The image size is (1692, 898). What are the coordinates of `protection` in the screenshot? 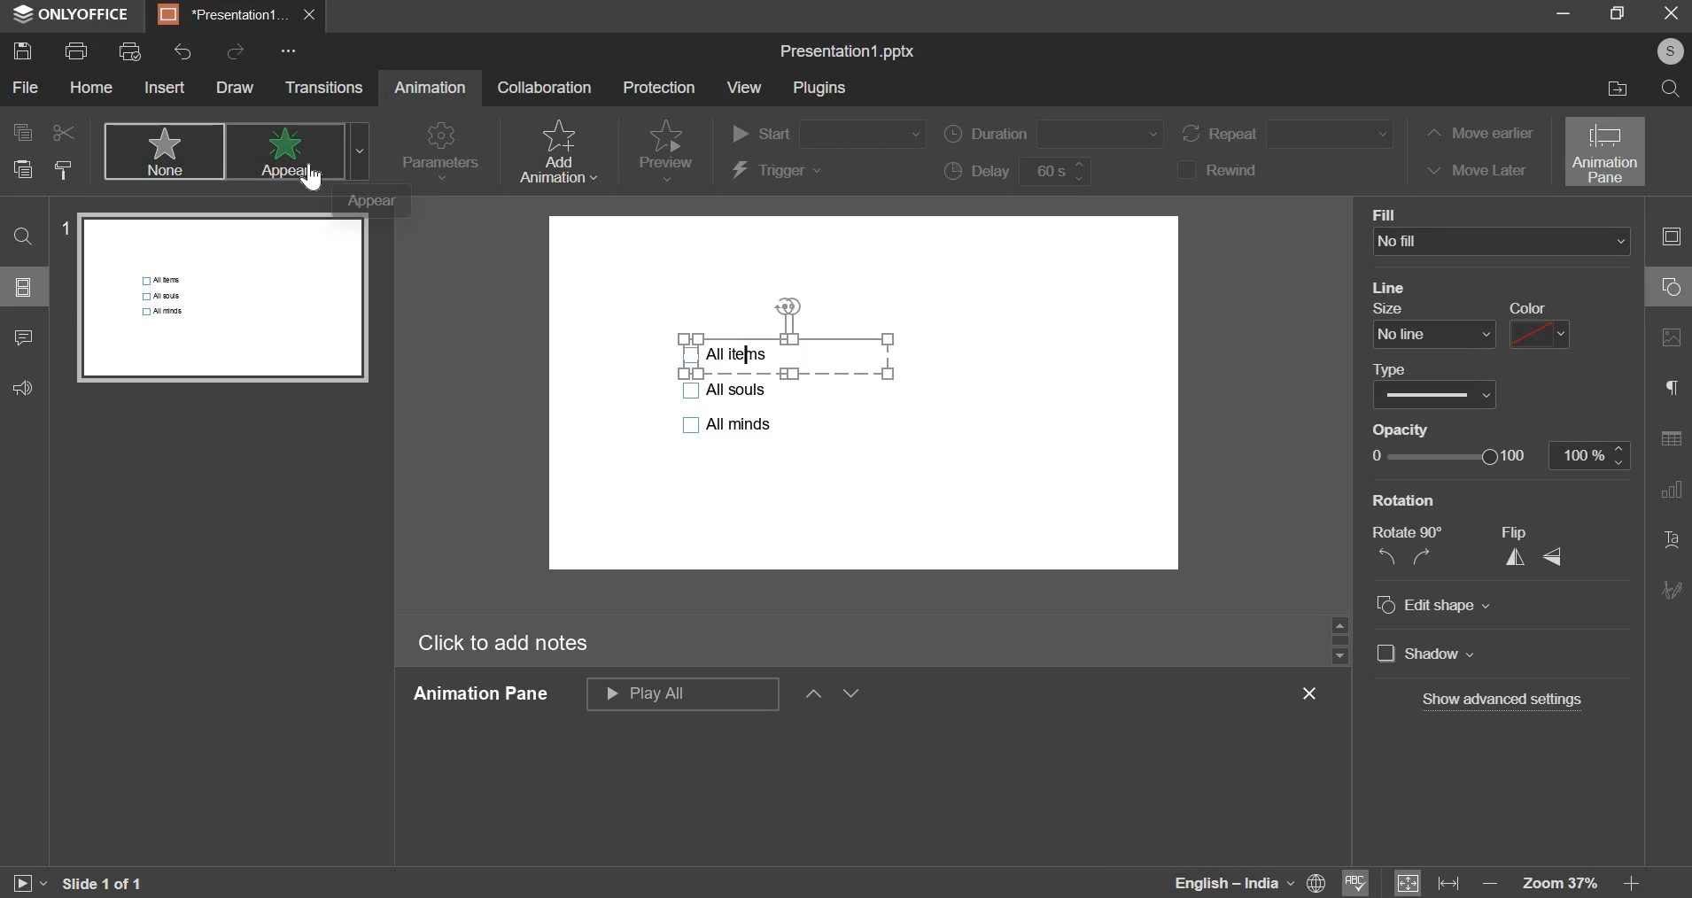 It's located at (656, 87).